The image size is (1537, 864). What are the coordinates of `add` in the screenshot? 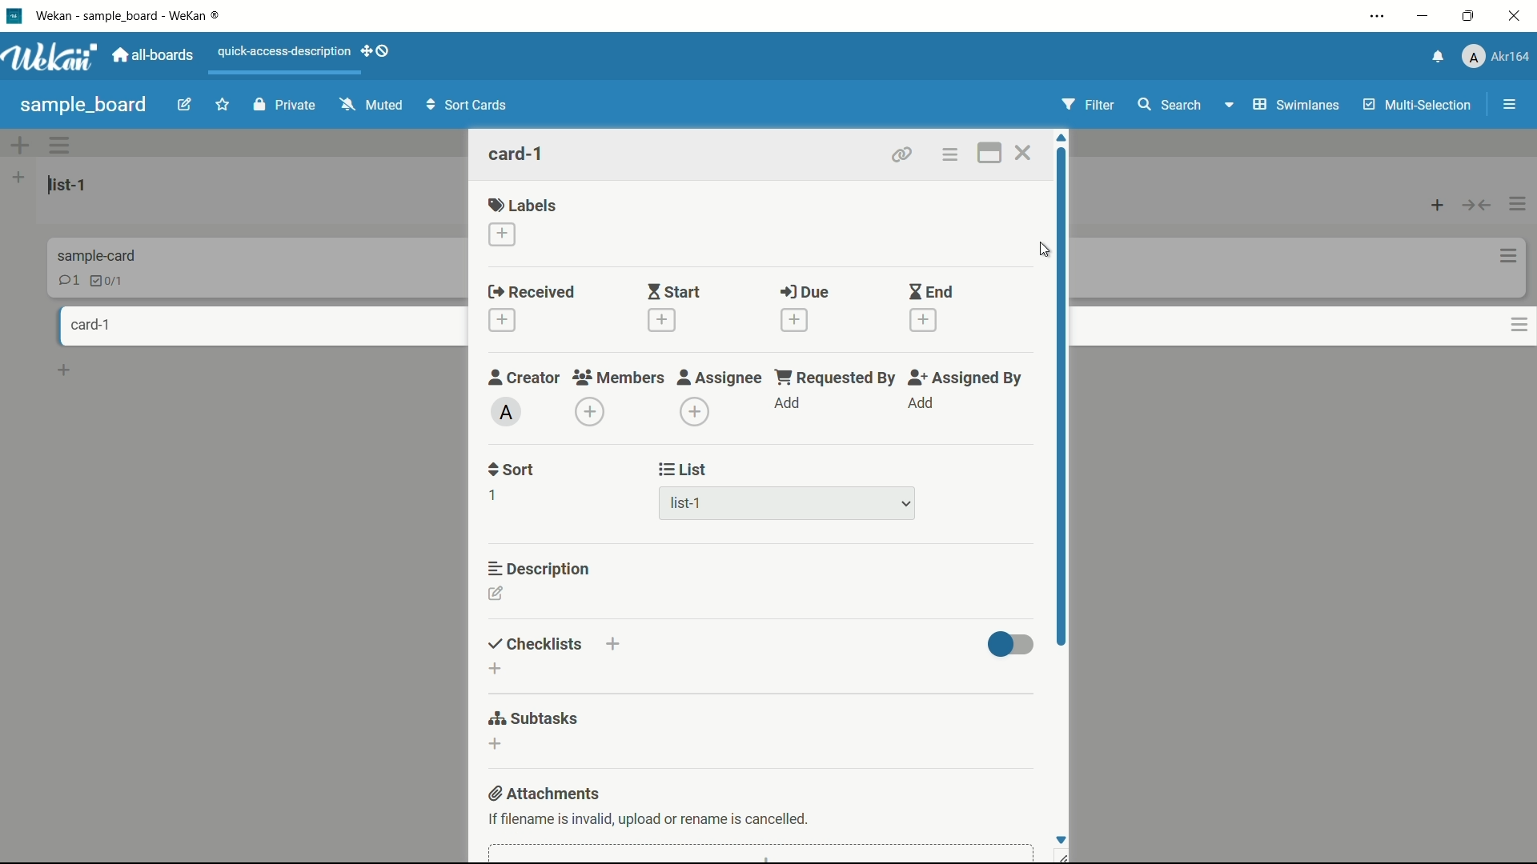 It's located at (790, 414).